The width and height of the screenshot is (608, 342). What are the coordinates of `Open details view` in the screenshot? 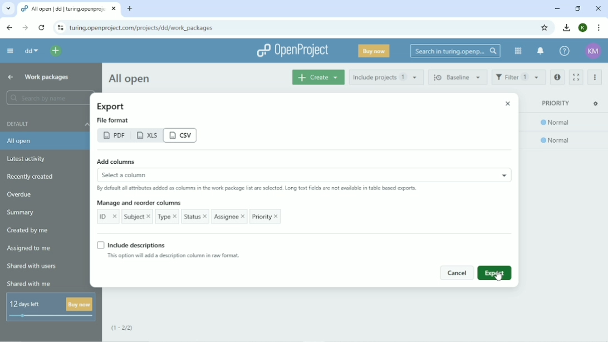 It's located at (558, 77).